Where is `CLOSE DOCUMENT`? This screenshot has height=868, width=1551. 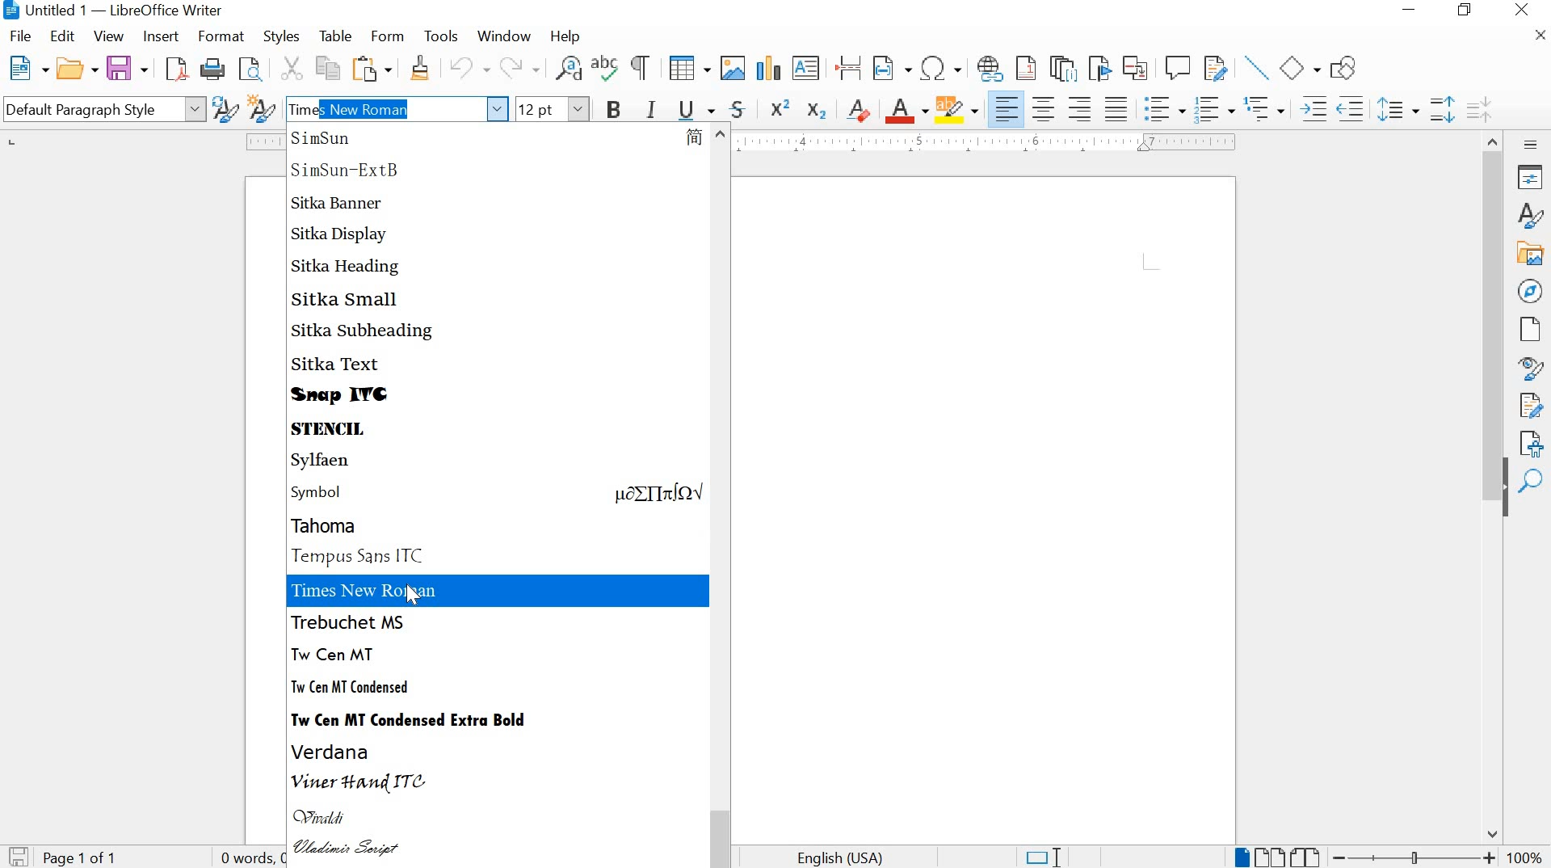
CLOSE DOCUMENT is located at coordinates (1538, 36).